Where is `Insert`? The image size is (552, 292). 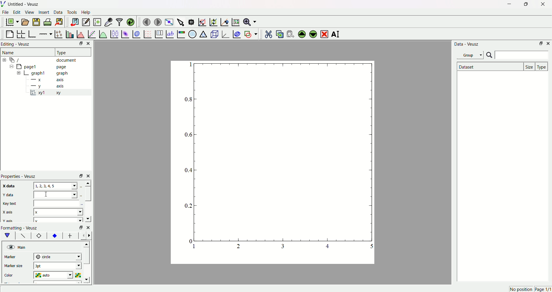 Insert is located at coordinates (44, 13).